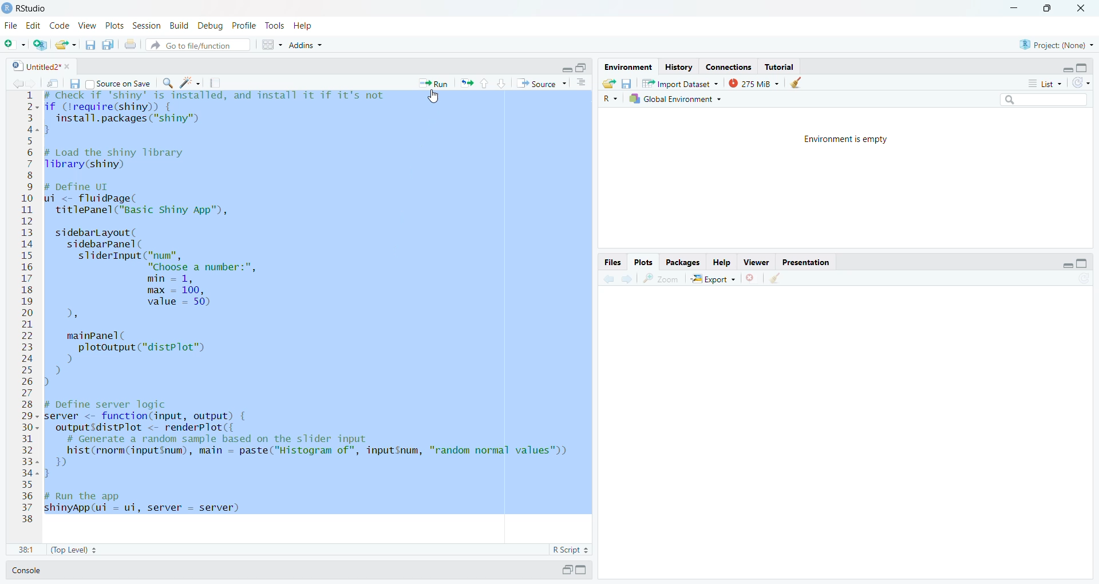 Image resolution: width=1099 pixels, height=584 pixels. I want to click on Viewer, so click(756, 262).